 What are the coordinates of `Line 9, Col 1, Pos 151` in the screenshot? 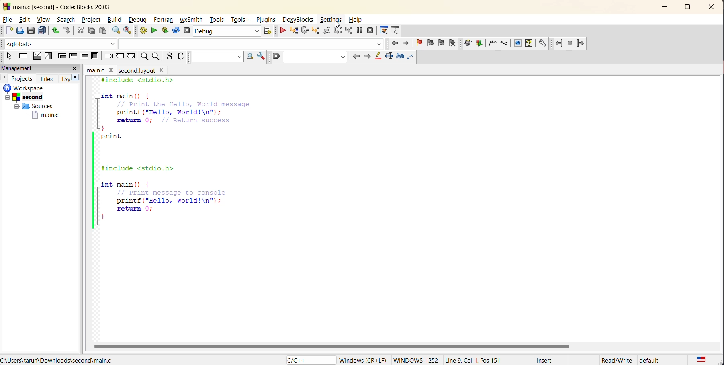 It's located at (480, 358).